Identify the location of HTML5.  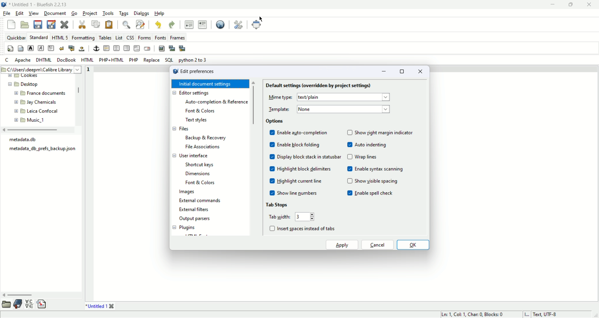
(61, 37).